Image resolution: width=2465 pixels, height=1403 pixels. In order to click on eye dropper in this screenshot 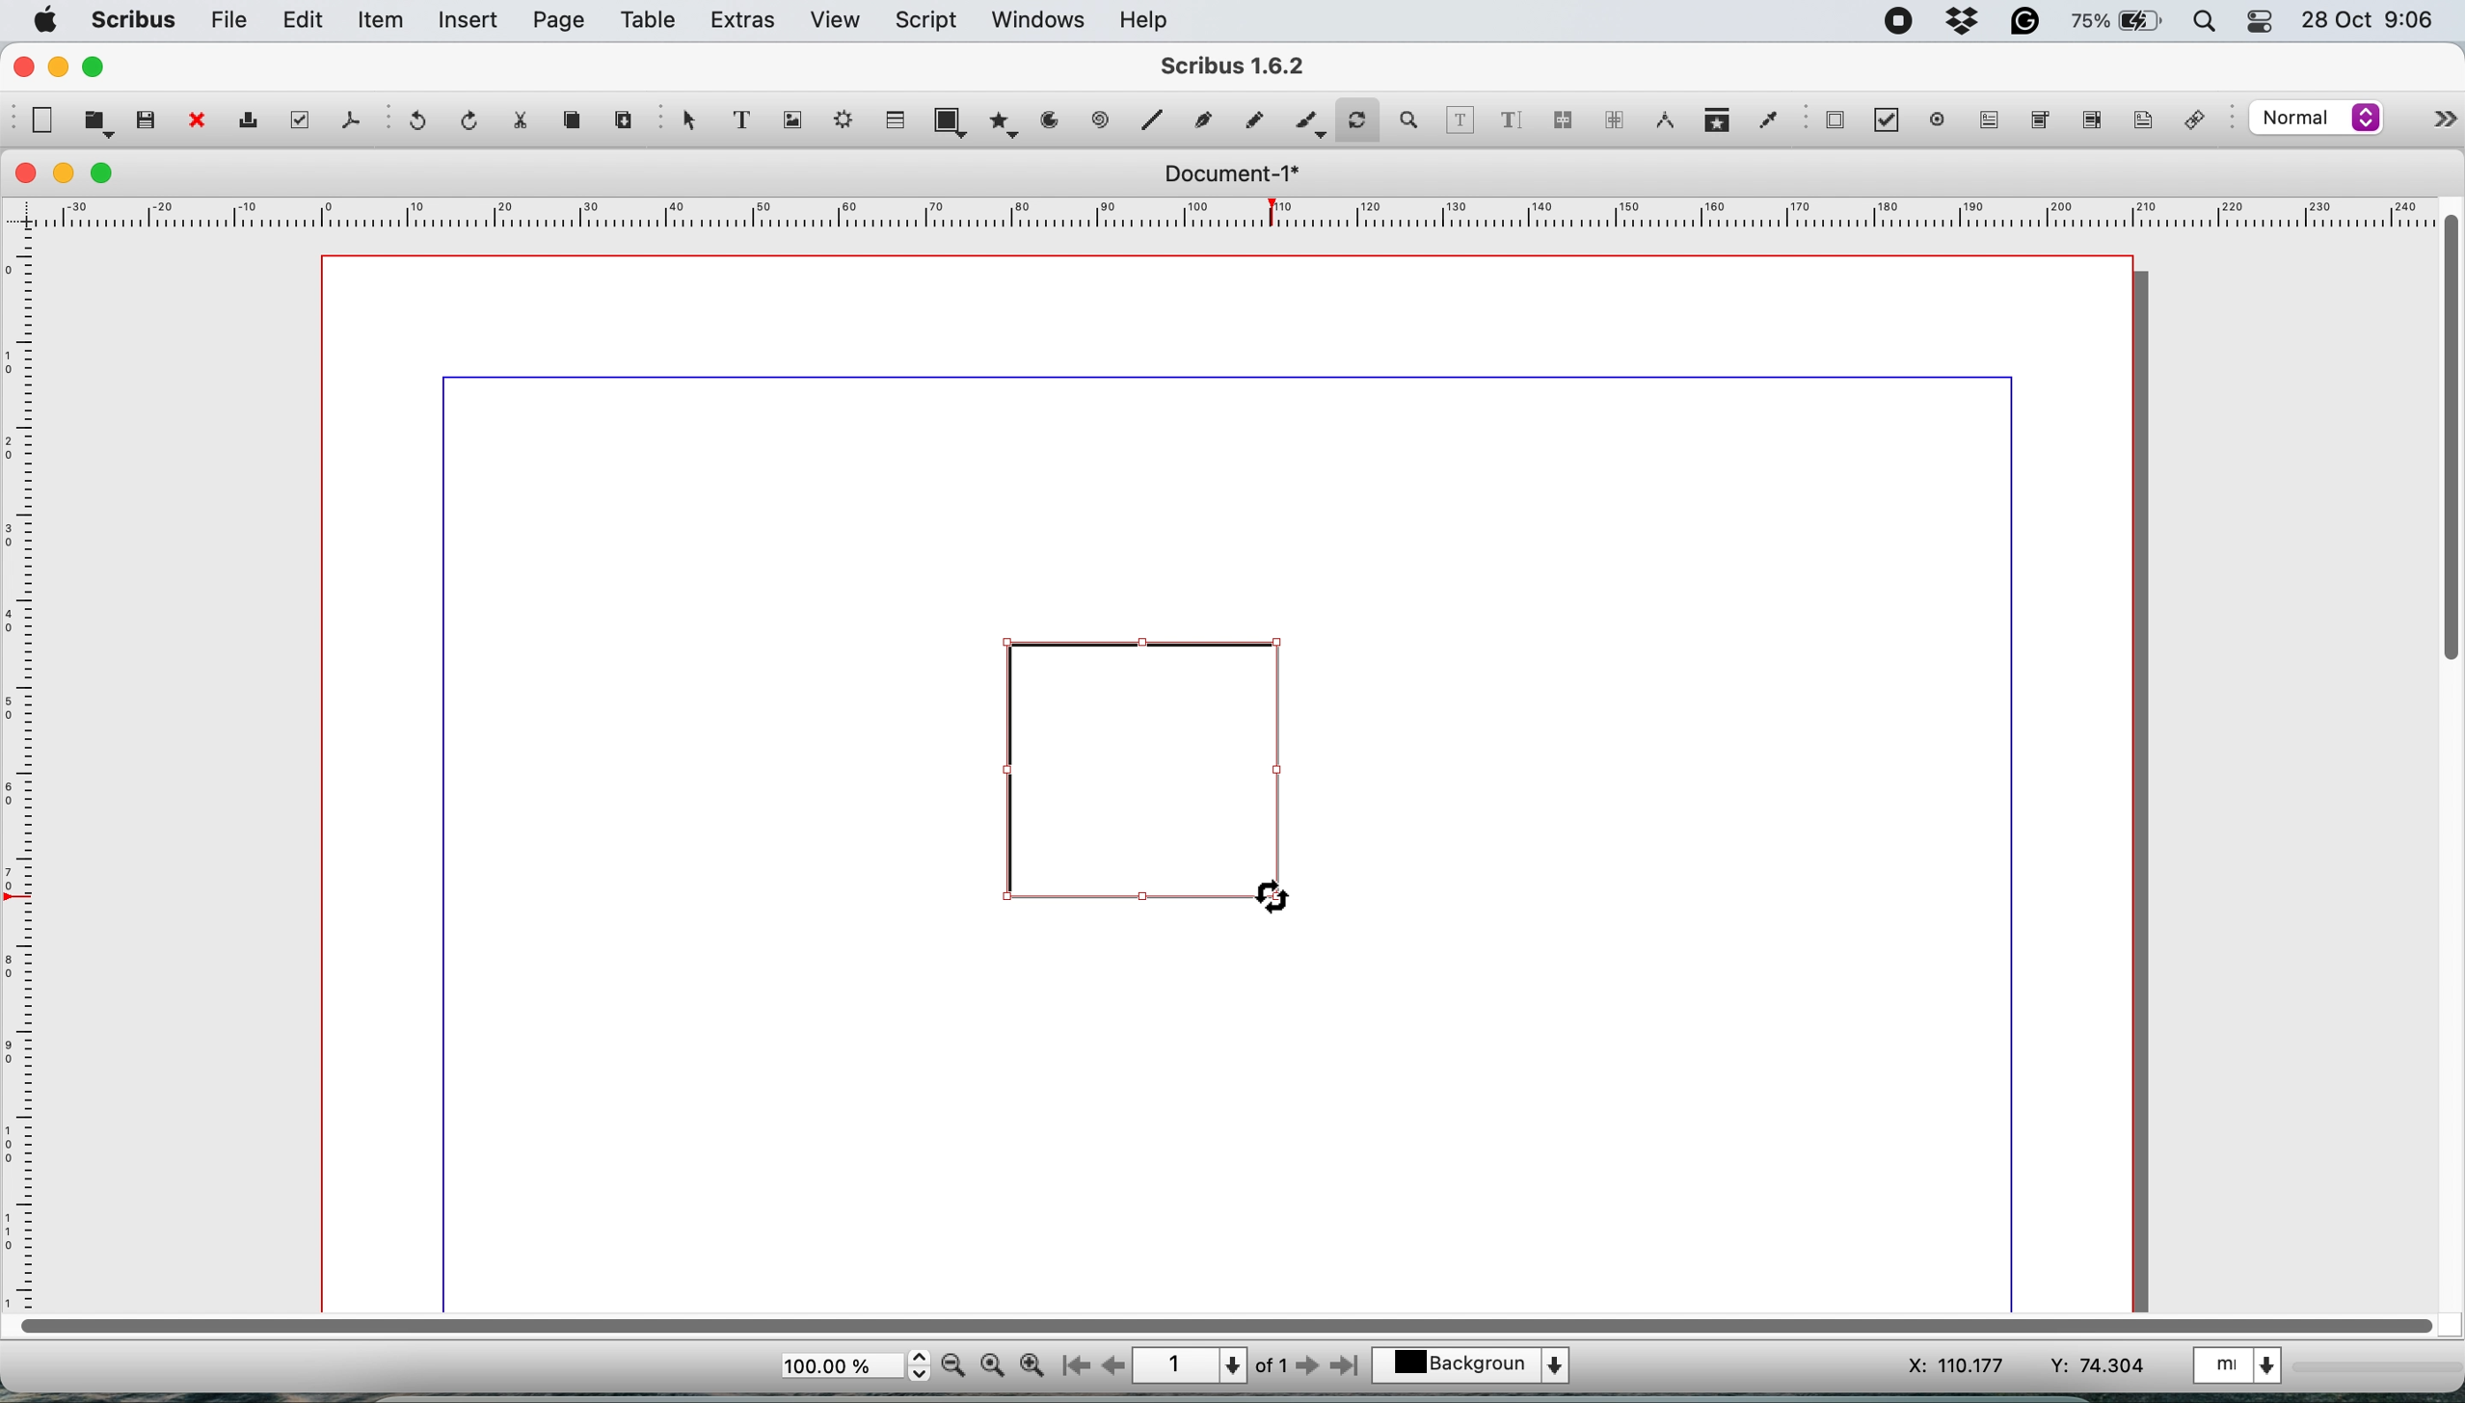, I will do `click(1767, 119)`.